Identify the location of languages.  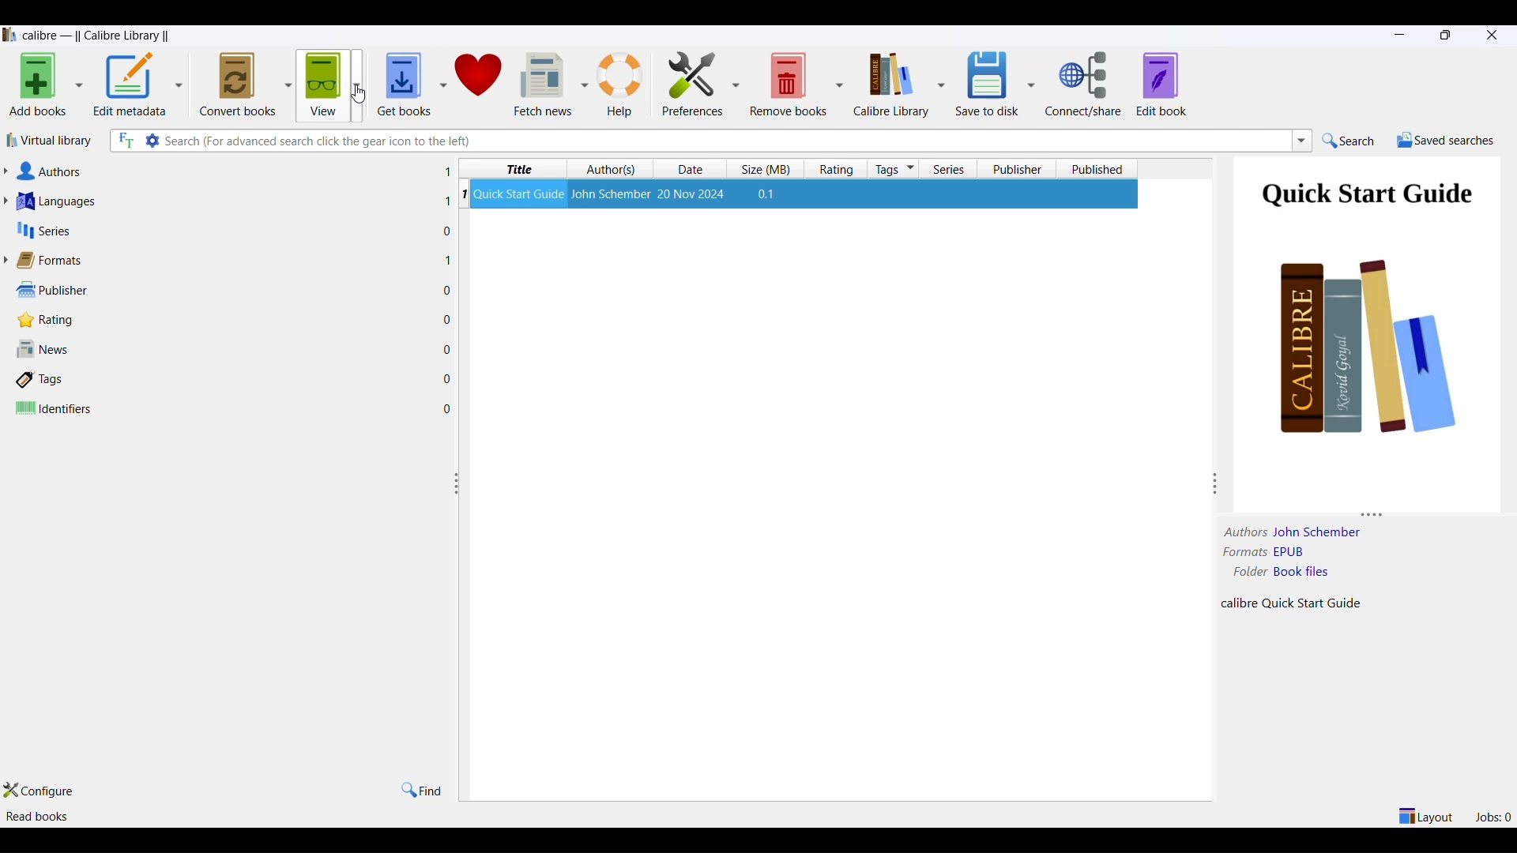
(227, 198).